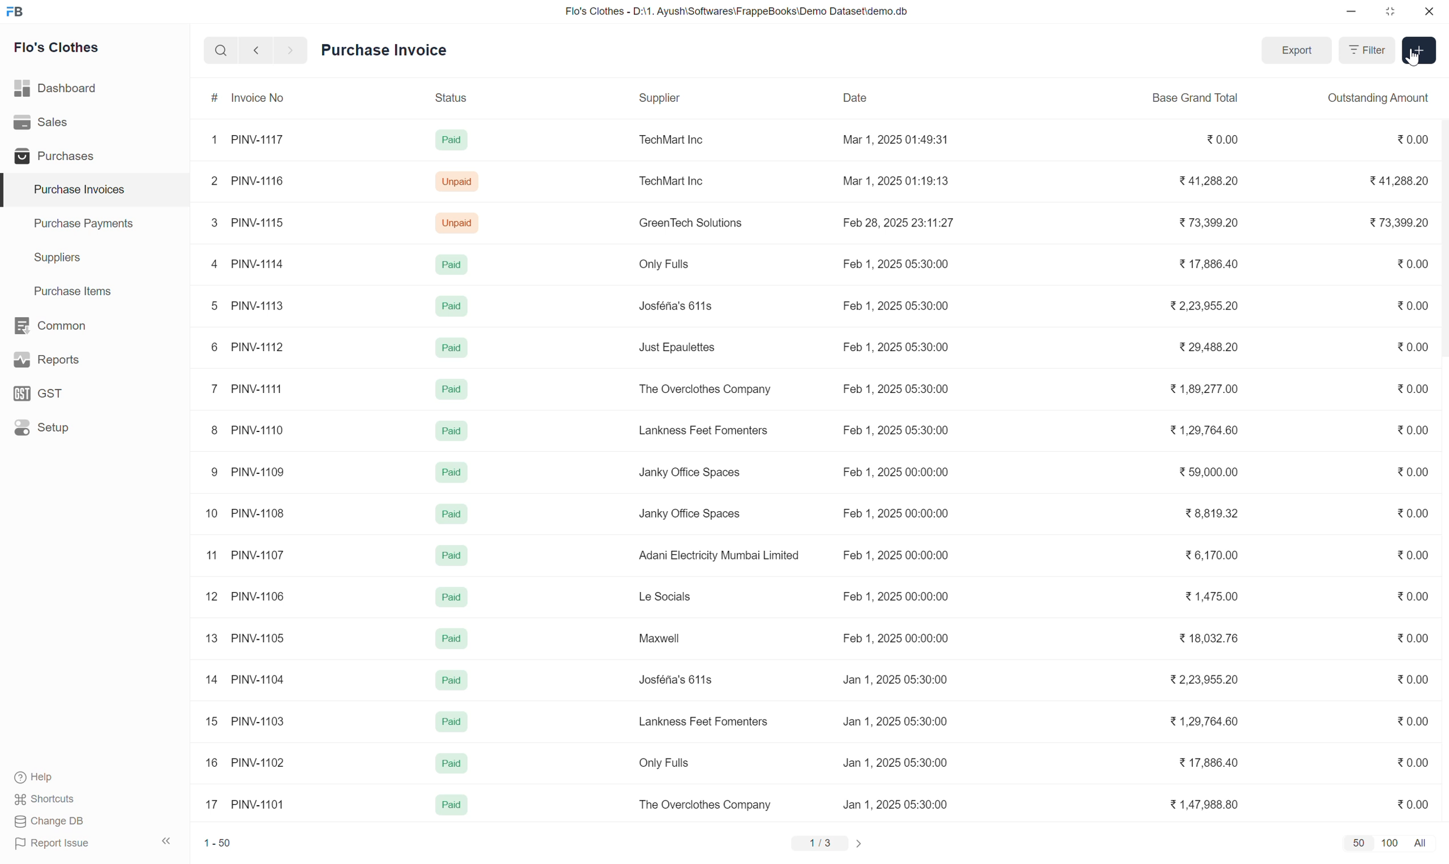 This screenshot has height=864, width=1449. What do you see at coordinates (704, 389) in the screenshot?
I see `The Overclothes Company` at bounding box center [704, 389].